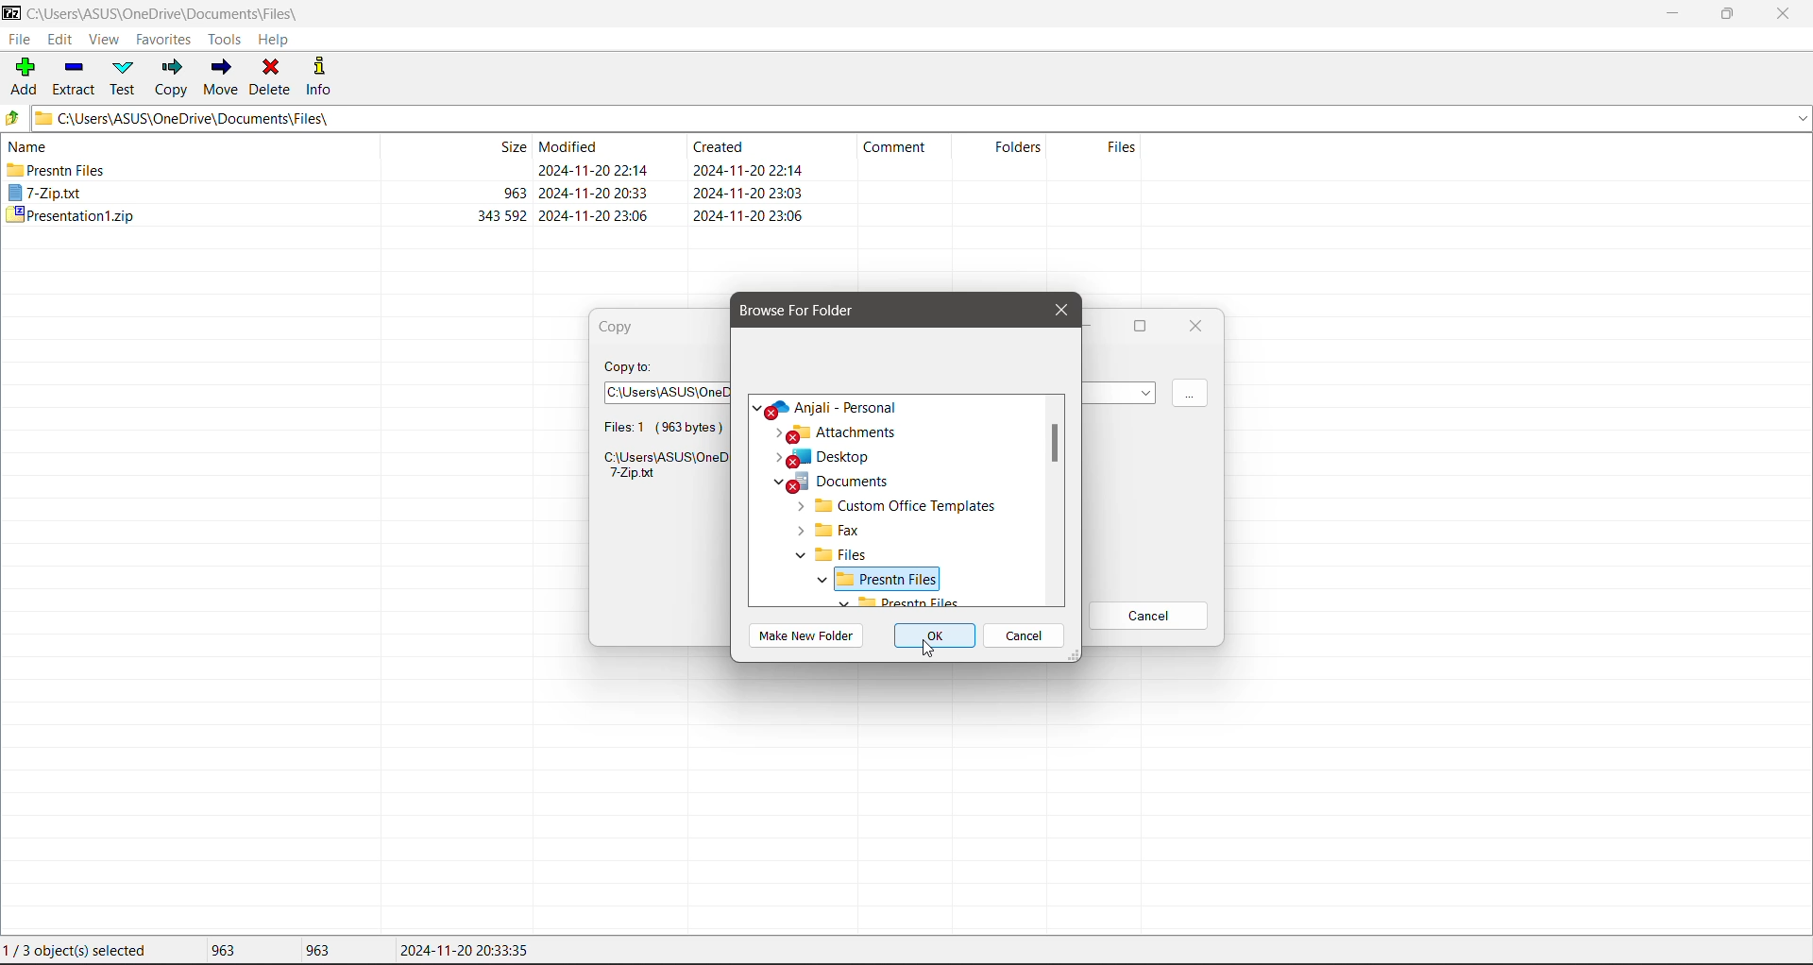  What do you see at coordinates (32, 145) in the screenshot?
I see `Name` at bounding box center [32, 145].